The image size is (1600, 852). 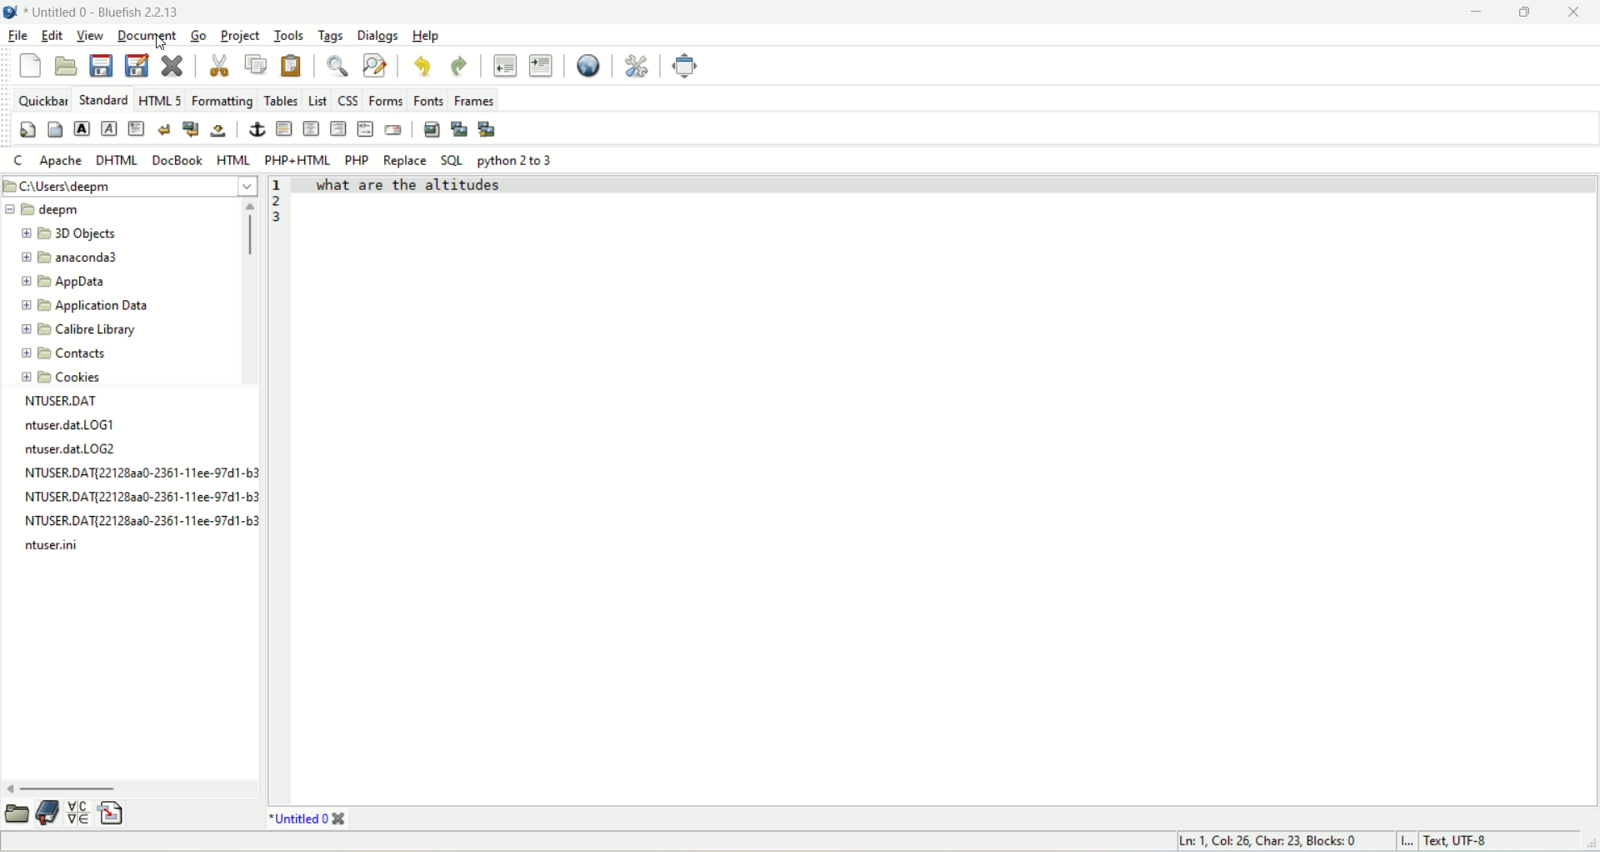 I want to click on go, so click(x=196, y=36).